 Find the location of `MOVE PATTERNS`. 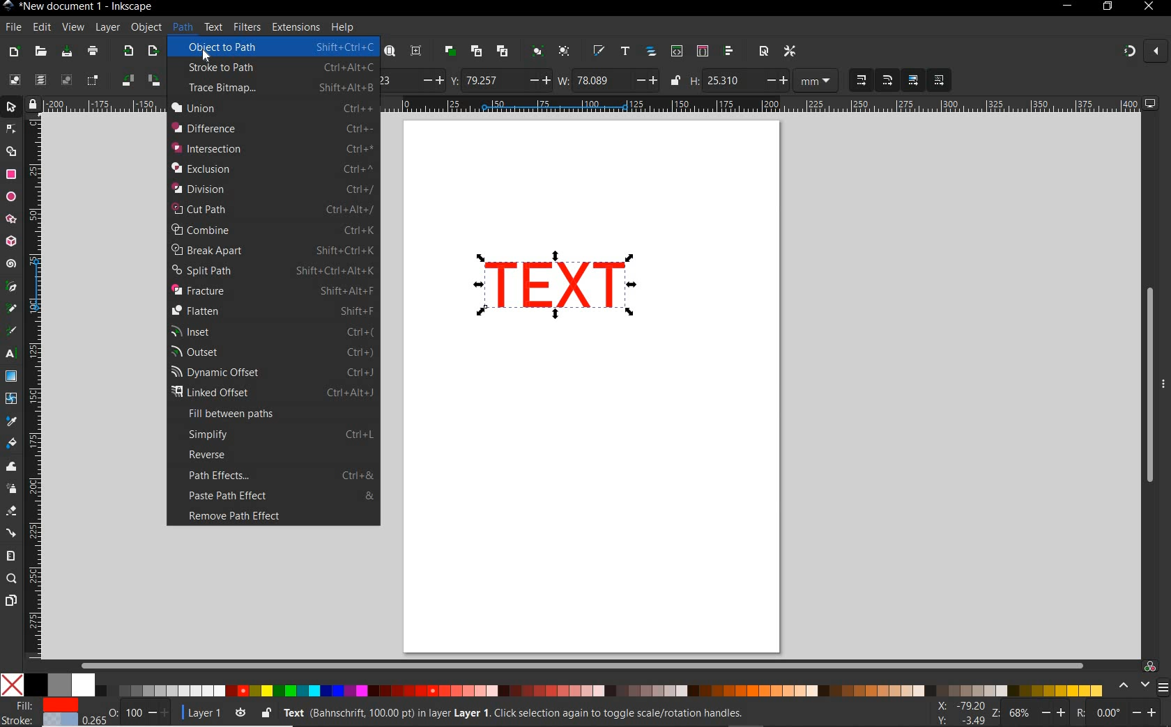

MOVE PATTERNS is located at coordinates (938, 81).